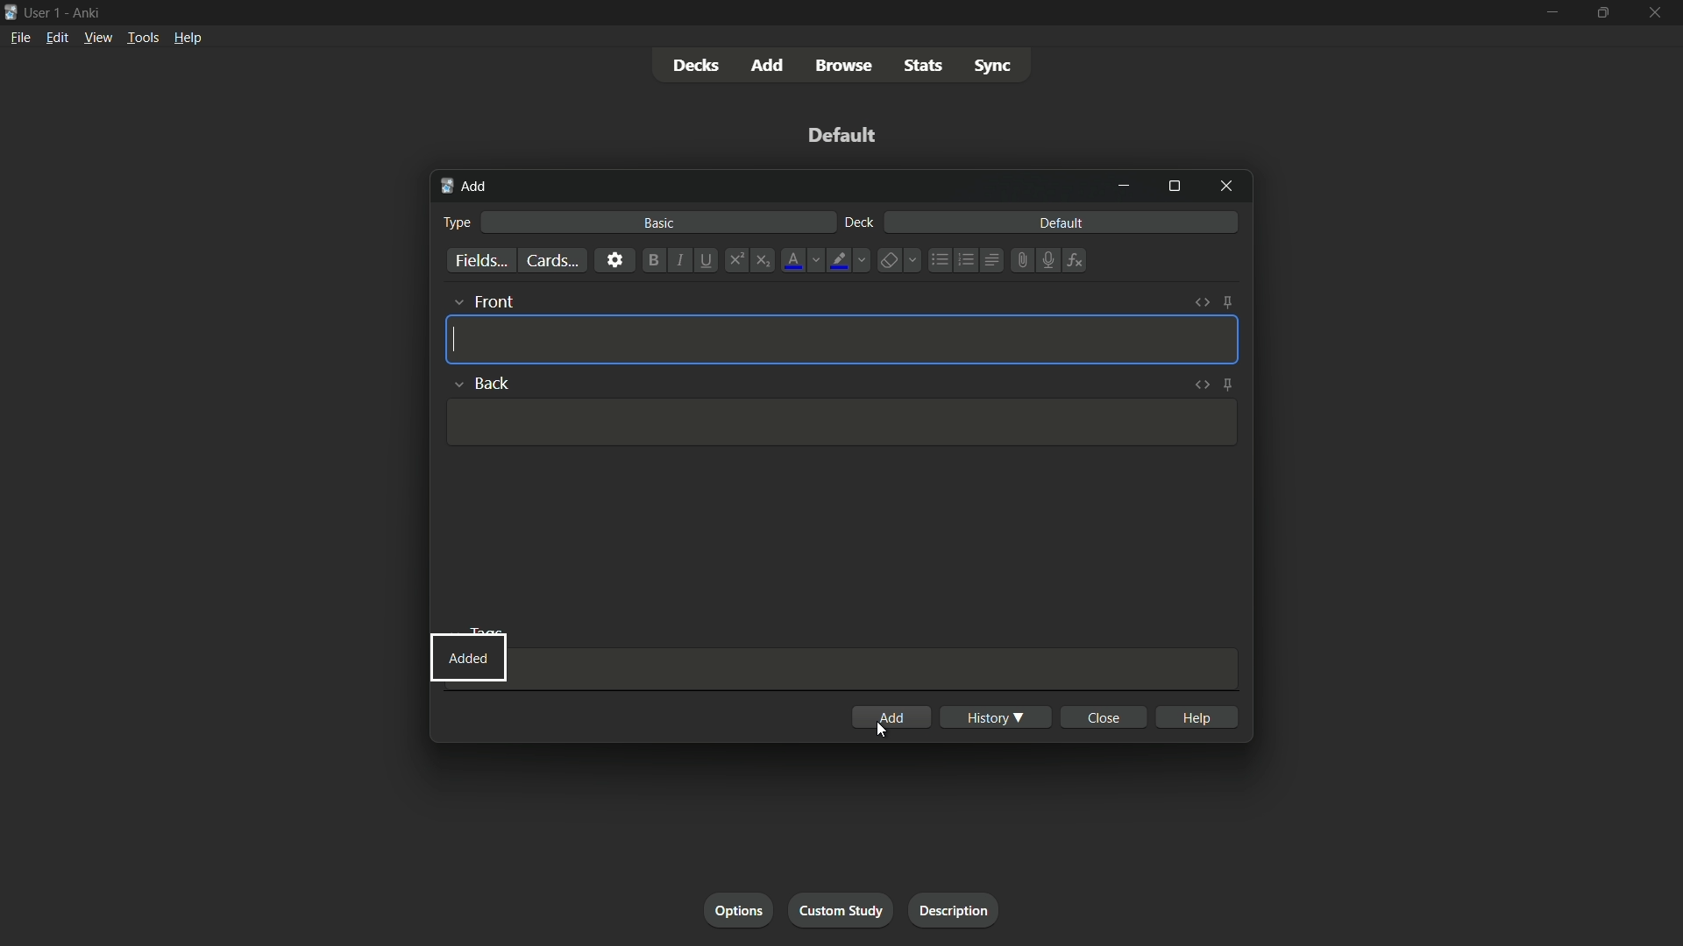 This screenshot has height=946, width=1683. I want to click on bold, so click(650, 260).